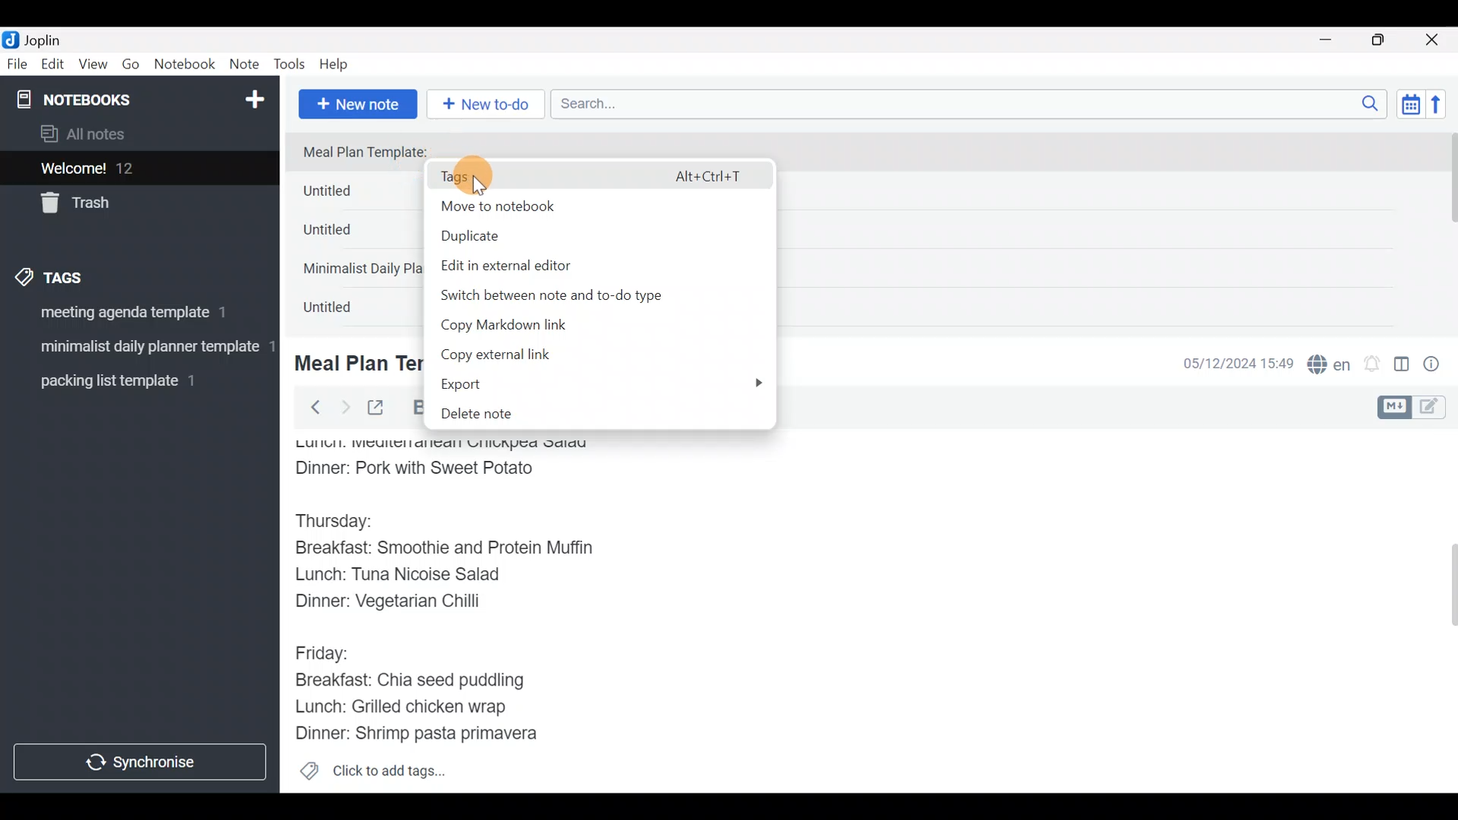 Image resolution: width=1458 pixels, height=820 pixels. Describe the element at coordinates (483, 175) in the screenshot. I see `Cursor` at that location.